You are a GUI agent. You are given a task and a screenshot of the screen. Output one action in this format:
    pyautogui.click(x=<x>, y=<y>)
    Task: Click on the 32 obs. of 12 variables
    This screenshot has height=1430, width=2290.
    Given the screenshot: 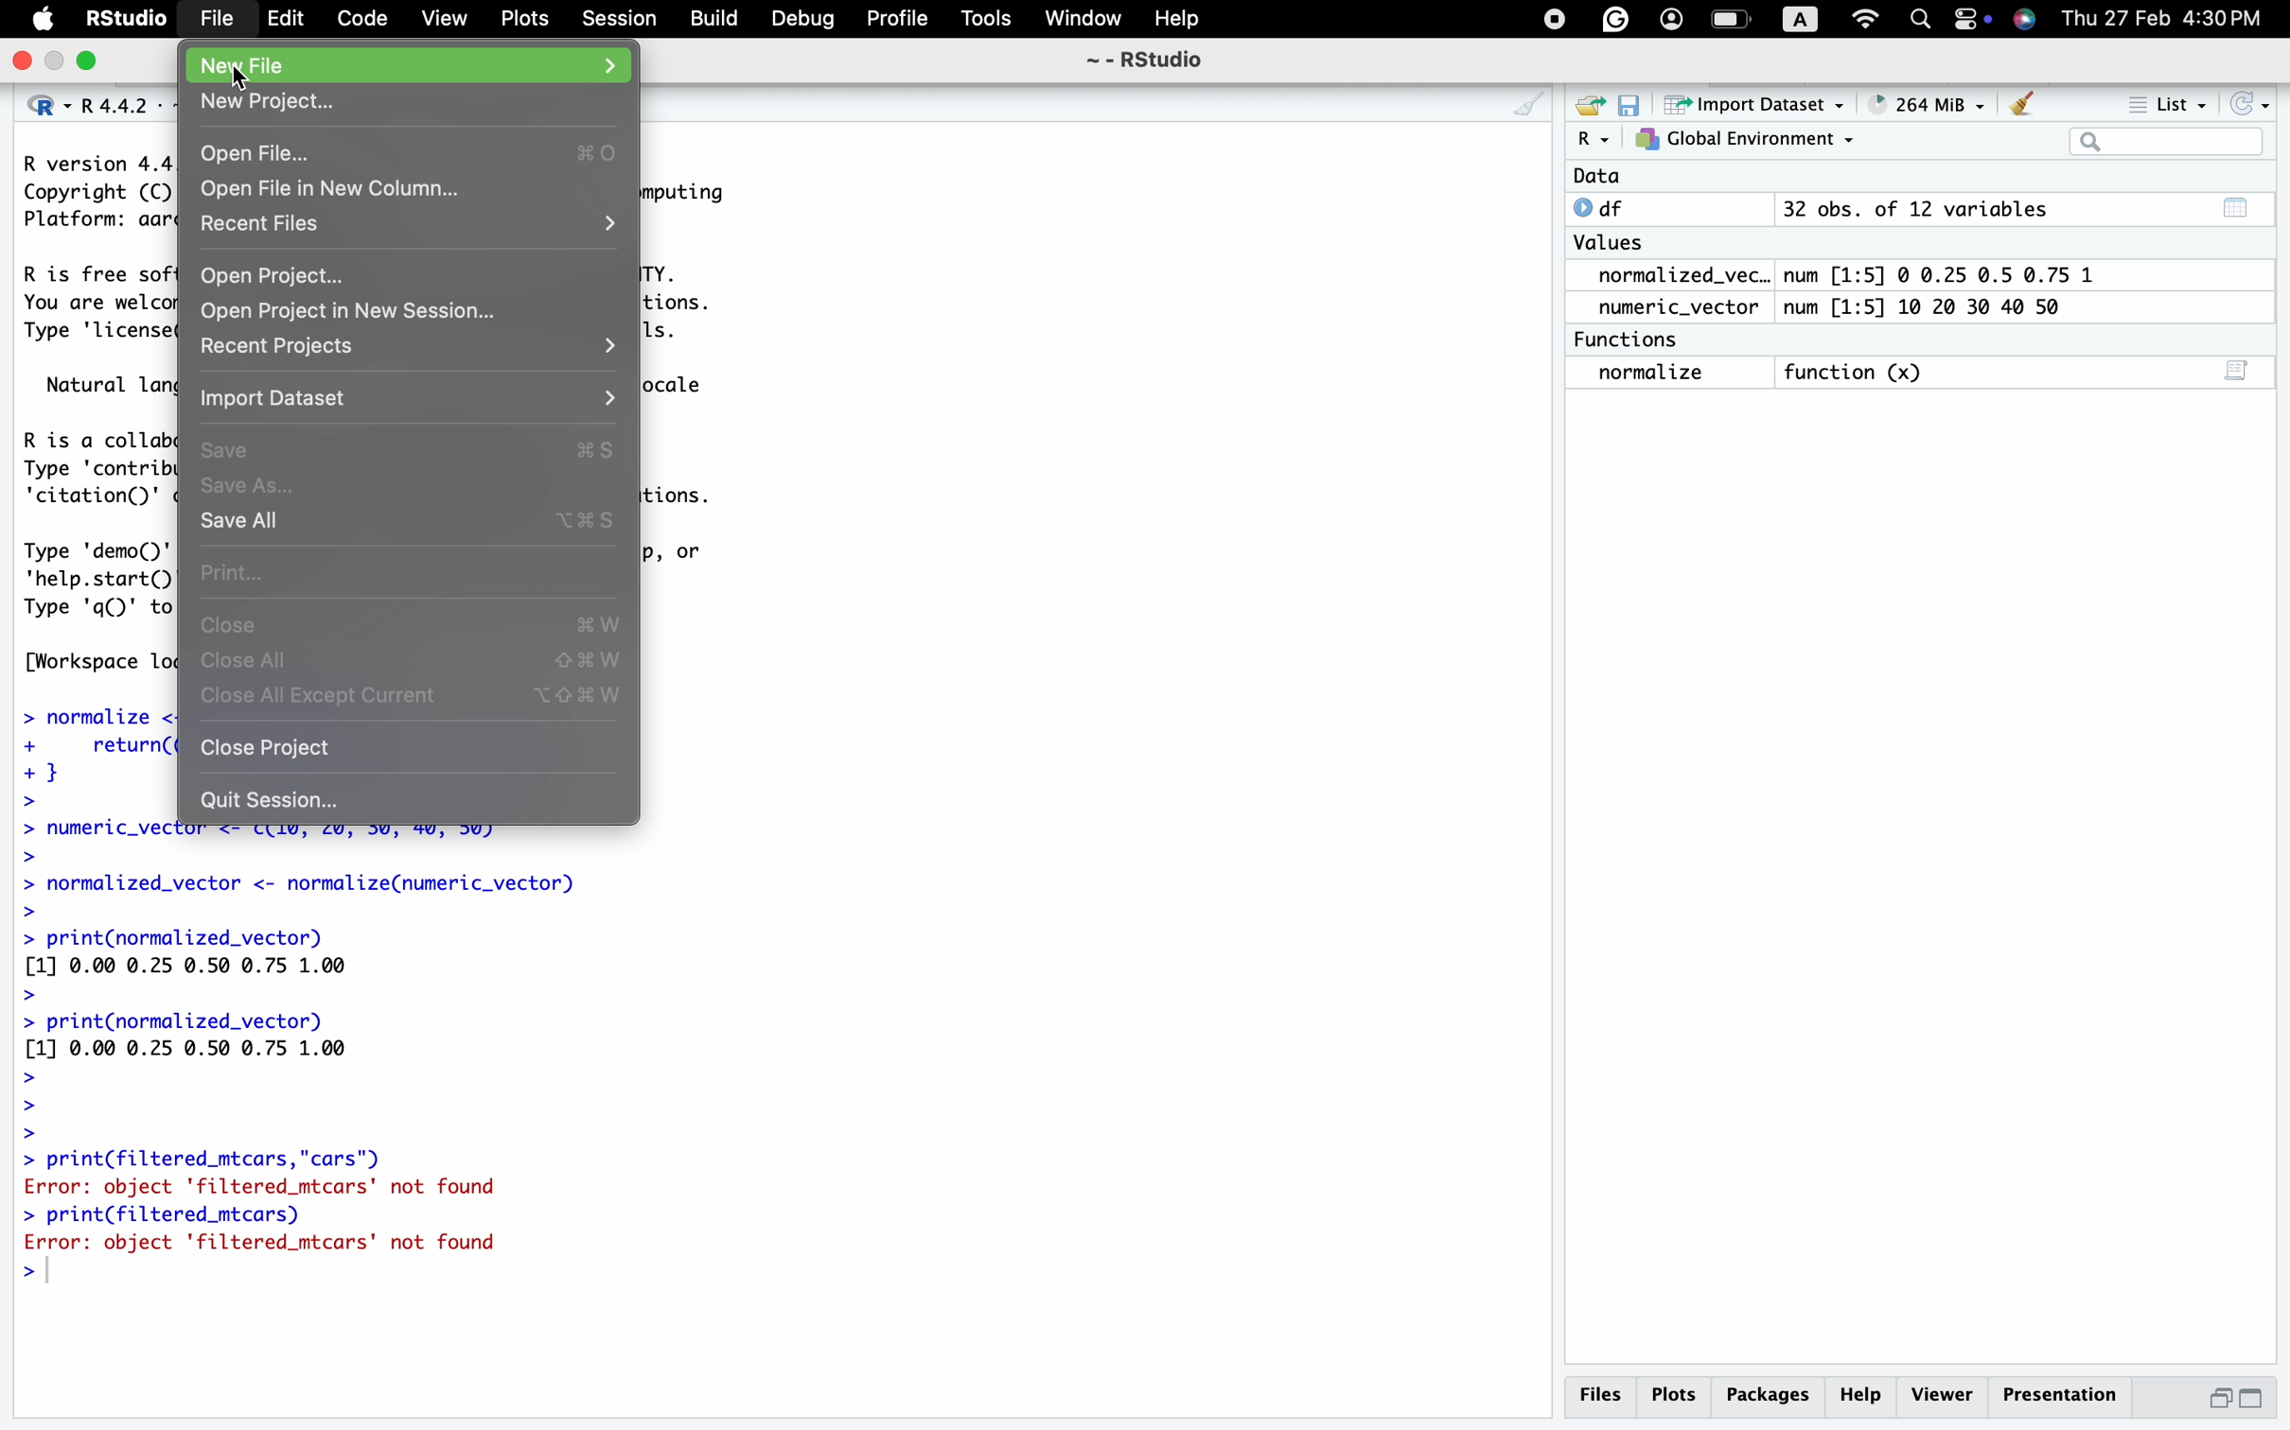 What is the action you would take?
    pyautogui.click(x=1918, y=208)
    